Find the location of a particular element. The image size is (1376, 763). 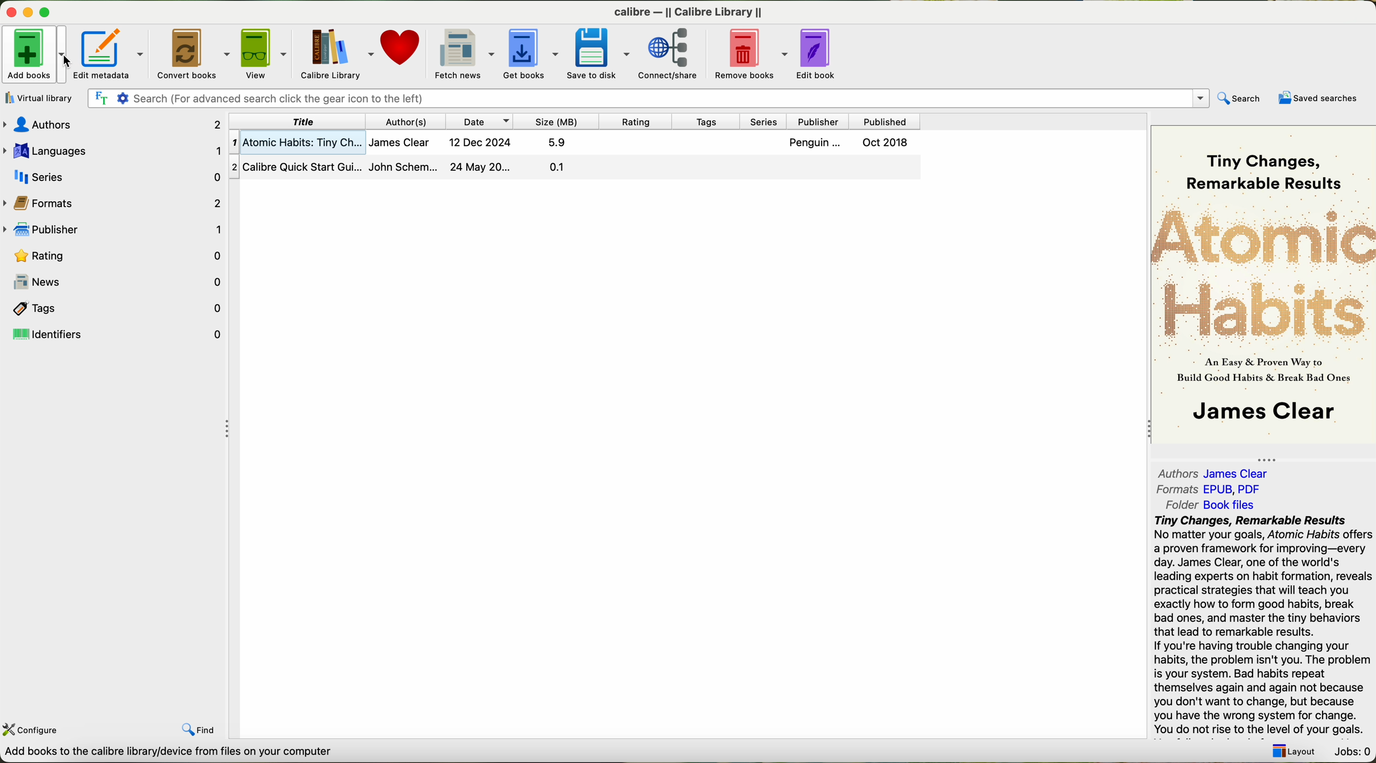

rating is located at coordinates (630, 121).